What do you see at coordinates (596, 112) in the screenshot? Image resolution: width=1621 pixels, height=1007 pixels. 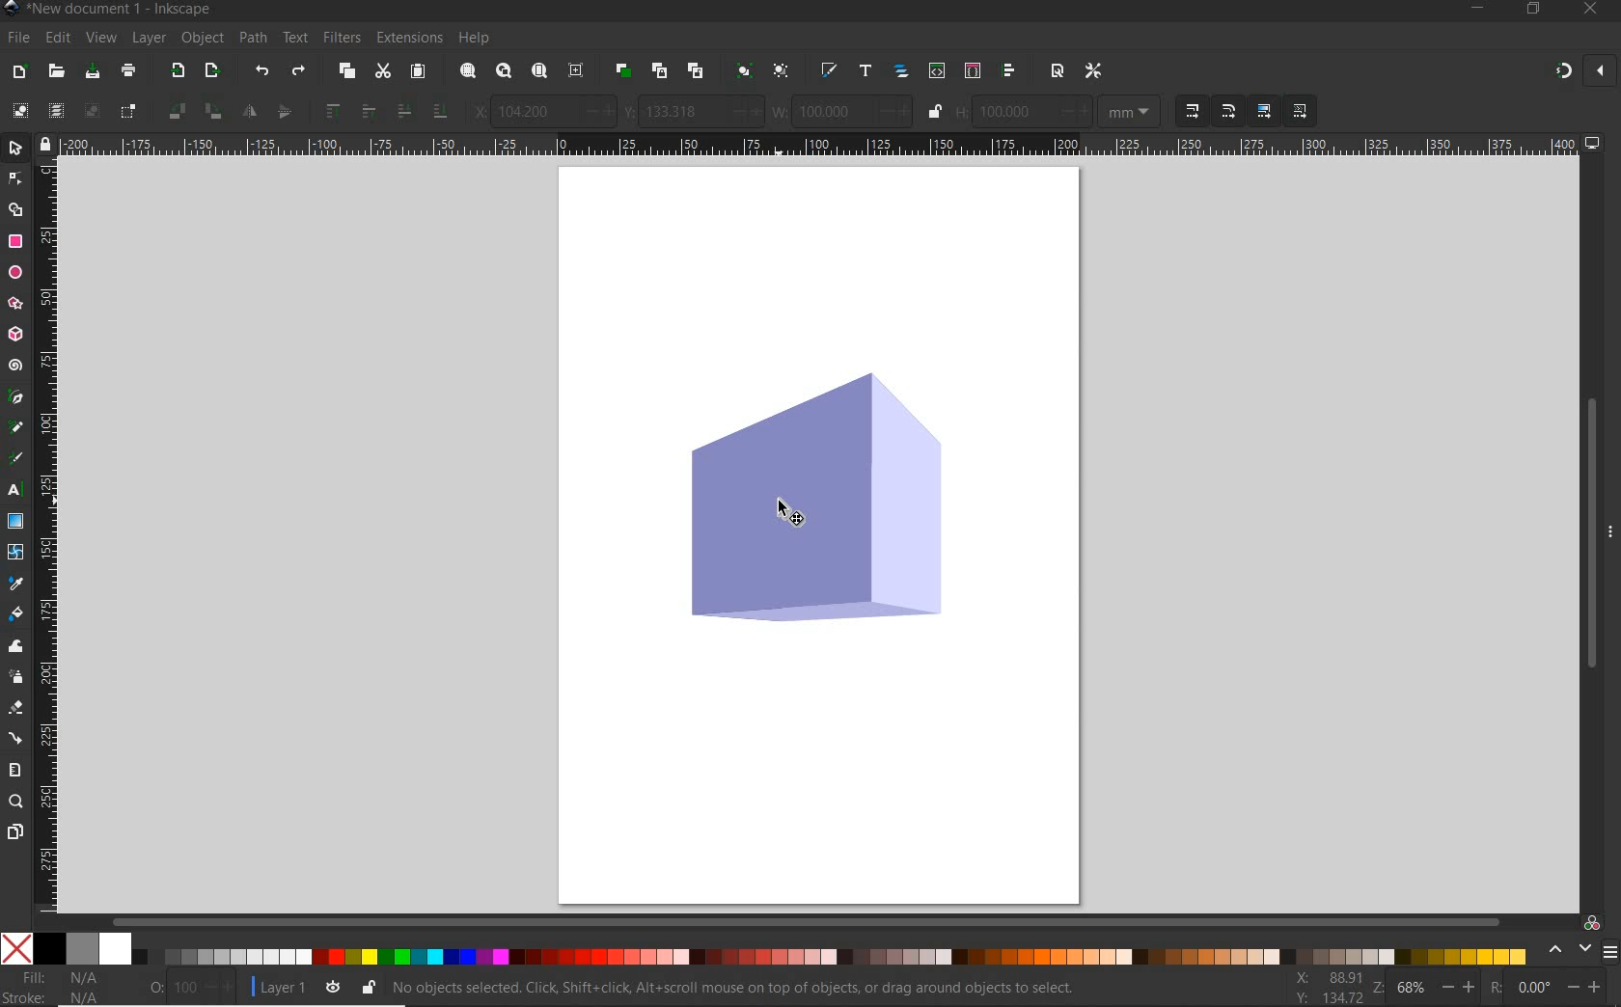 I see `increase/decrease` at bounding box center [596, 112].